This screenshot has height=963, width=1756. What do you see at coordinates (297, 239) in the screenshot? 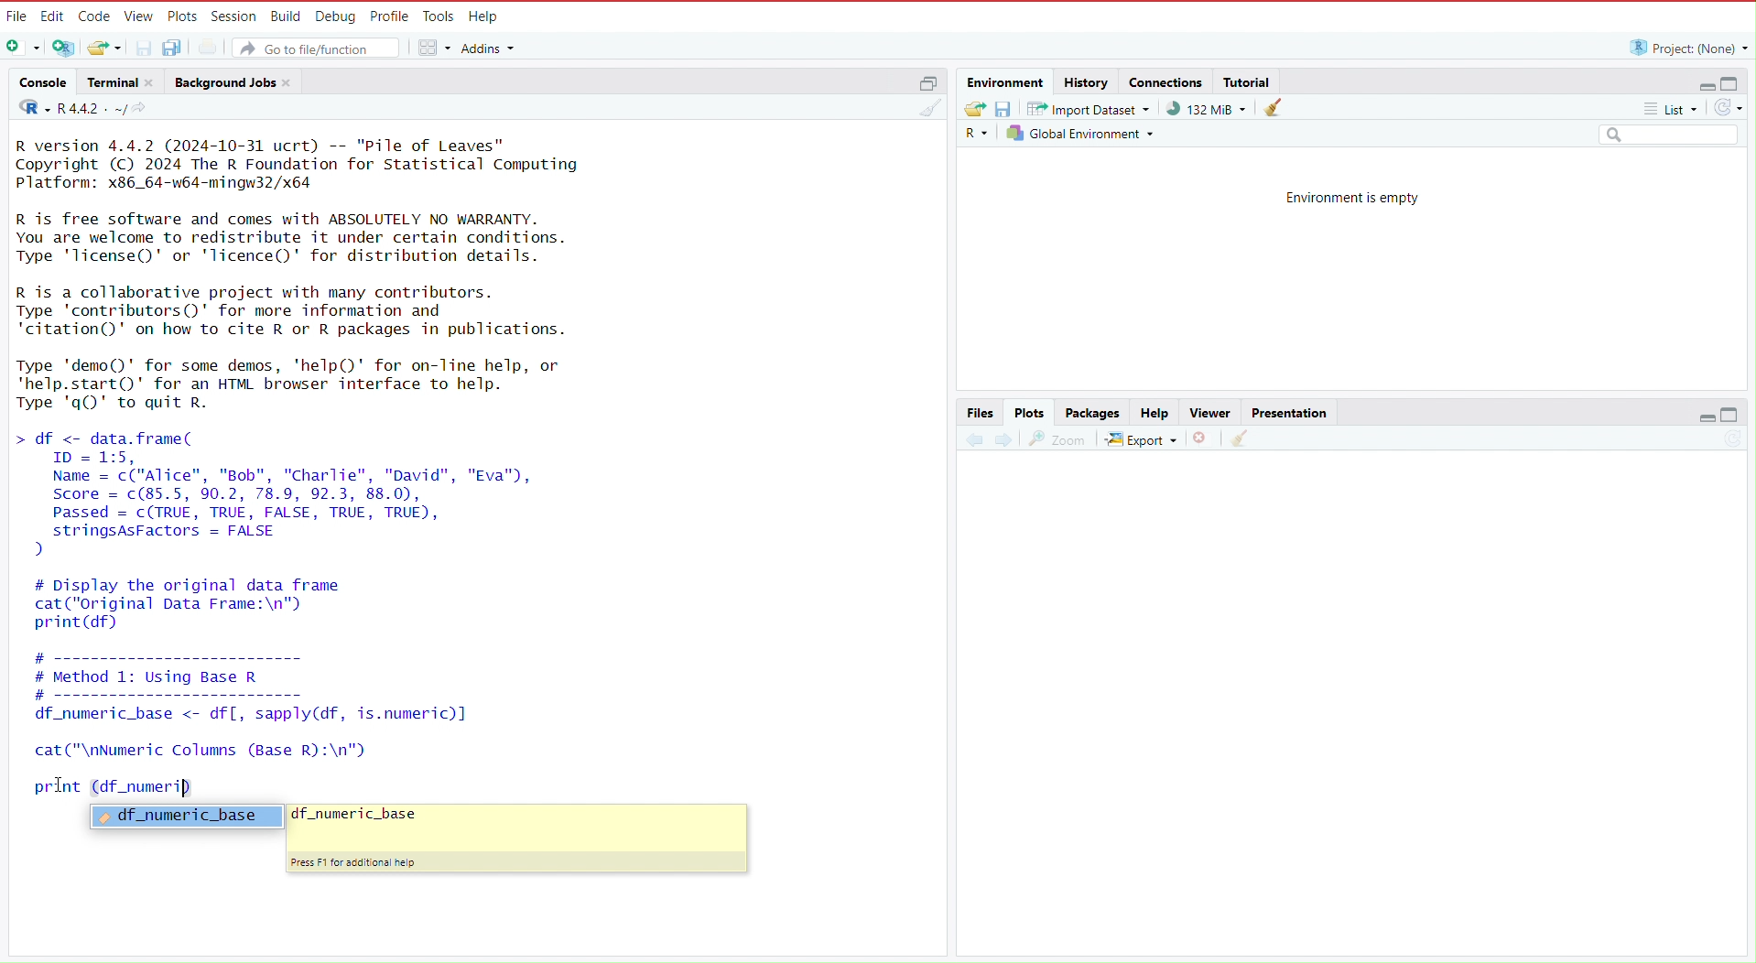
I see `R is free software and comes with ABSOLUTELY NO WARRANTY.
You are welcome to redistribute it under certain conditions.
Type 'licenseQ' or 'lTicence()' for distribution details.` at bounding box center [297, 239].